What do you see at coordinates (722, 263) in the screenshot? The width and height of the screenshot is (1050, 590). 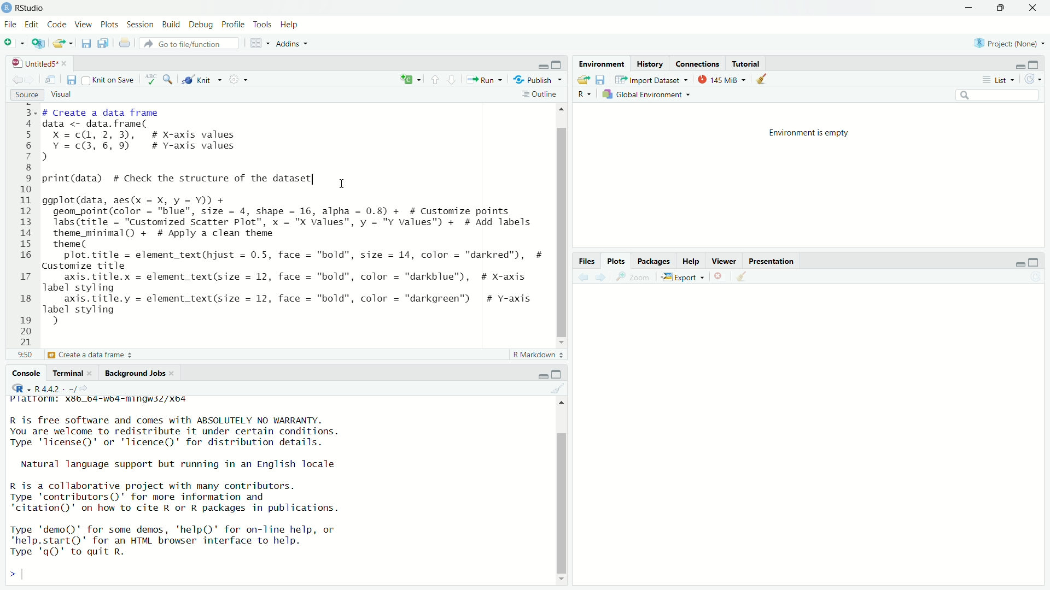 I see `Viewer` at bounding box center [722, 263].